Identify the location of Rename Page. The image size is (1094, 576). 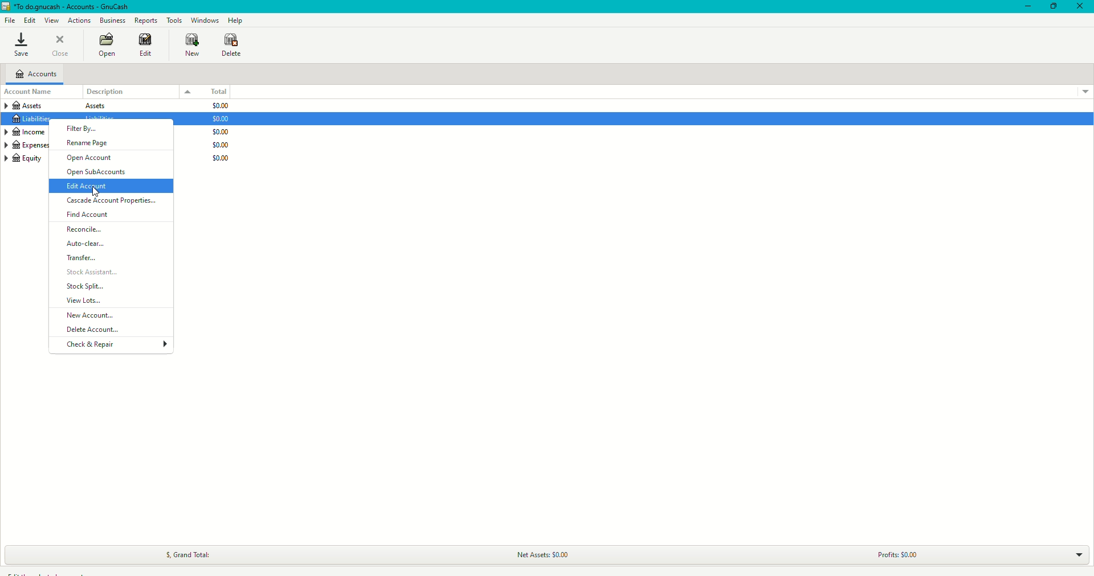
(87, 143).